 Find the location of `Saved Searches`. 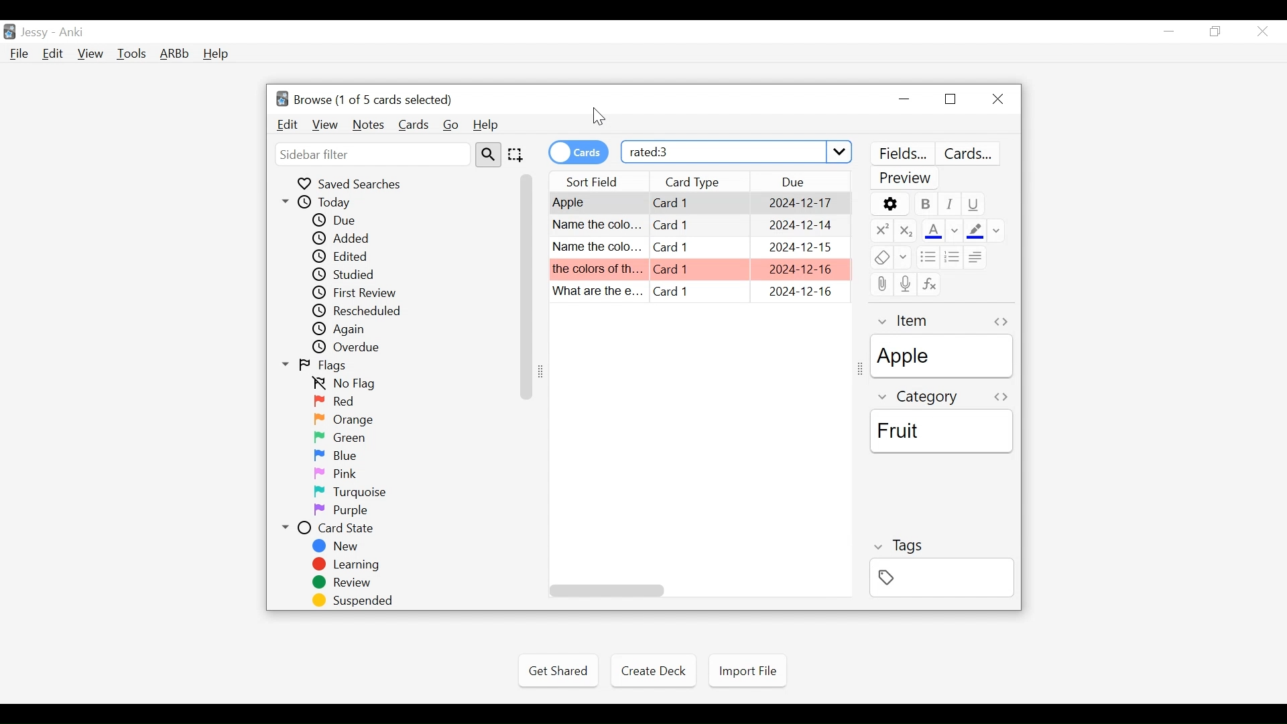

Saved Searches is located at coordinates (357, 183).